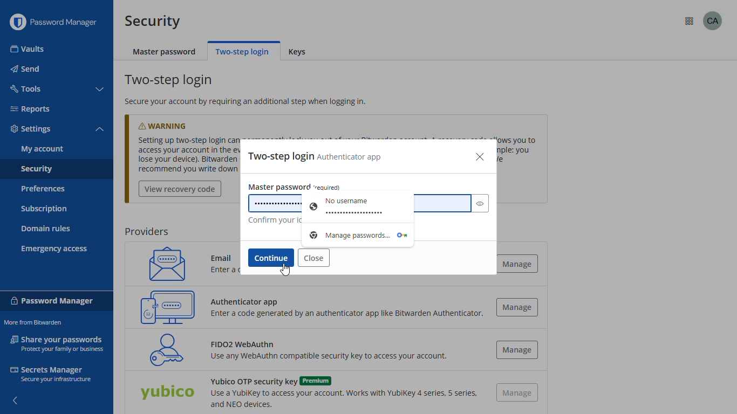 The image size is (737, 414). What do you see at coordinates (26, 69) in the screenshot?
I see `send` at bounding box center [26, 69].